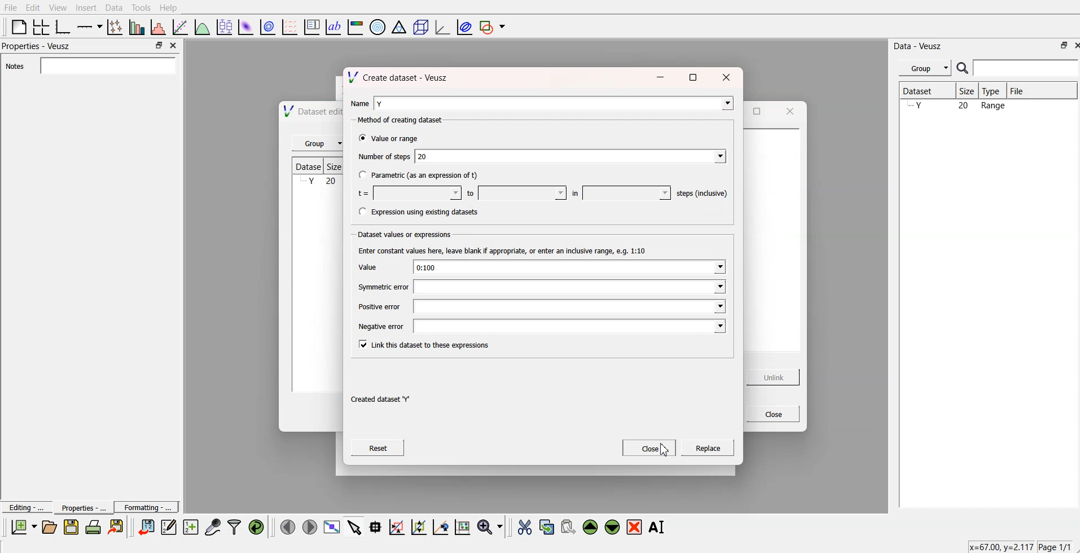 The image size is (1080, 553). Describe the element at coordinates (356, 26) in the screenshot. I see `image color bar` at that location.